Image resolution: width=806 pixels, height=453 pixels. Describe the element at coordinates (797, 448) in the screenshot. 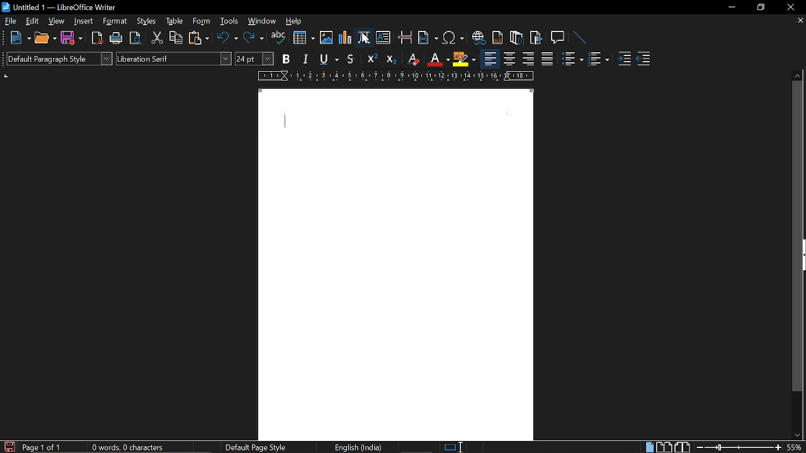

I see `current zoom` at that location.